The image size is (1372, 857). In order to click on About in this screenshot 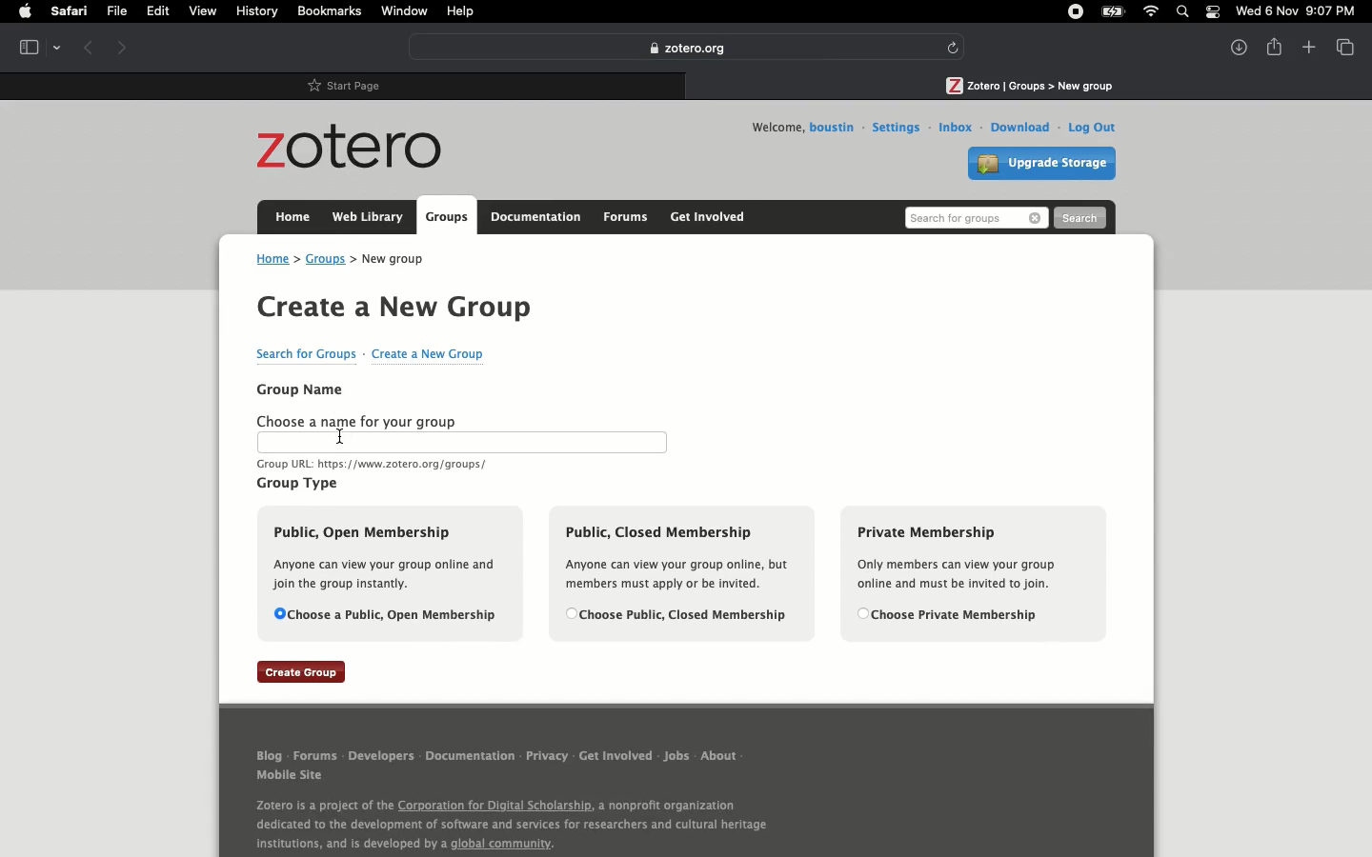, I will do `click(720, 754)`.